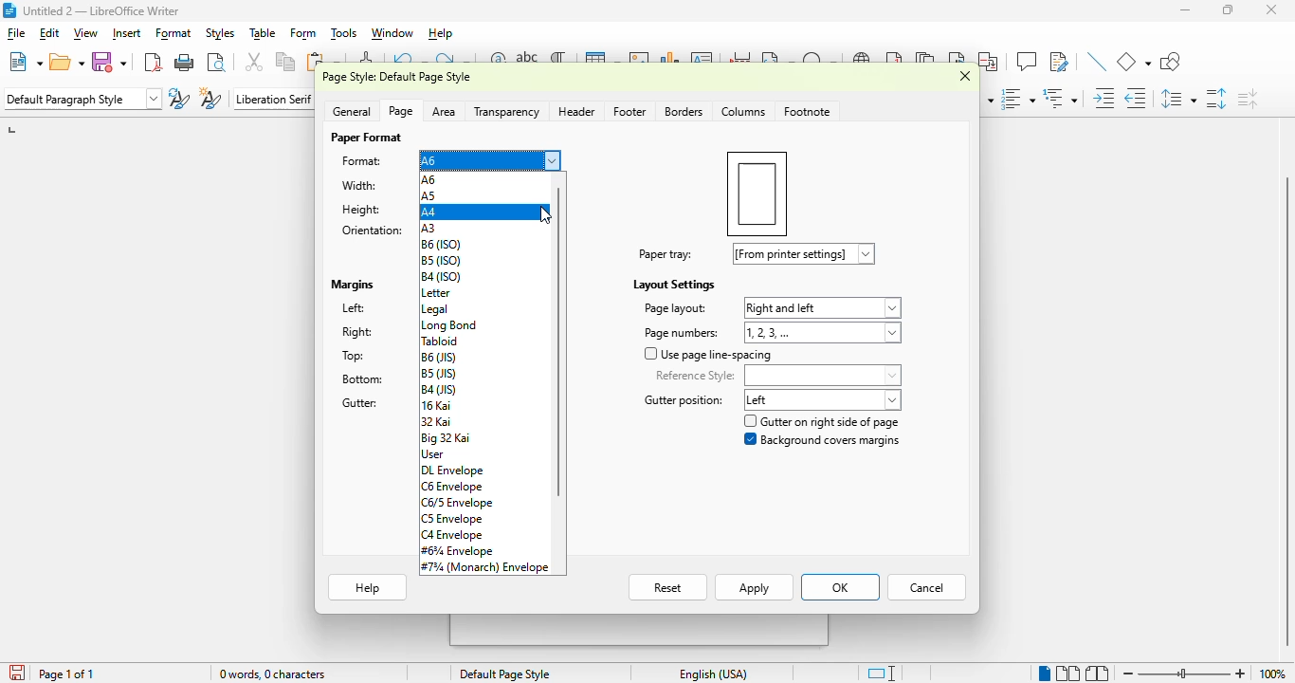  Describe the element at coordinates (353, 285) in the screenshot. I see `margins` at that location.